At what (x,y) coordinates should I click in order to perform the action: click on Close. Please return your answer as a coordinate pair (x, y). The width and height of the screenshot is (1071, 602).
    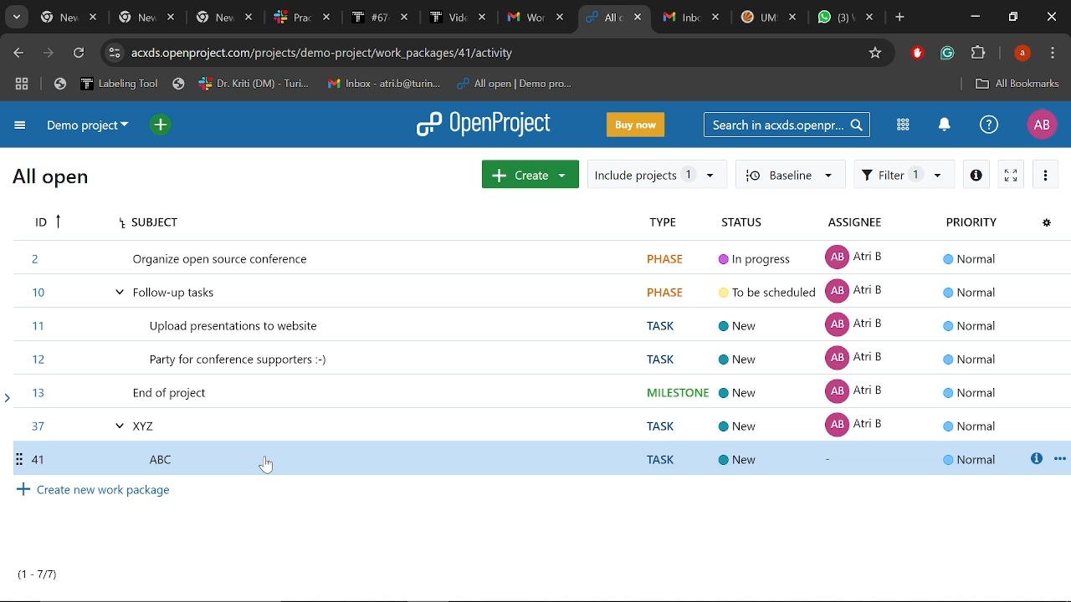
    Looking at the image, I should click on (1049, 17).